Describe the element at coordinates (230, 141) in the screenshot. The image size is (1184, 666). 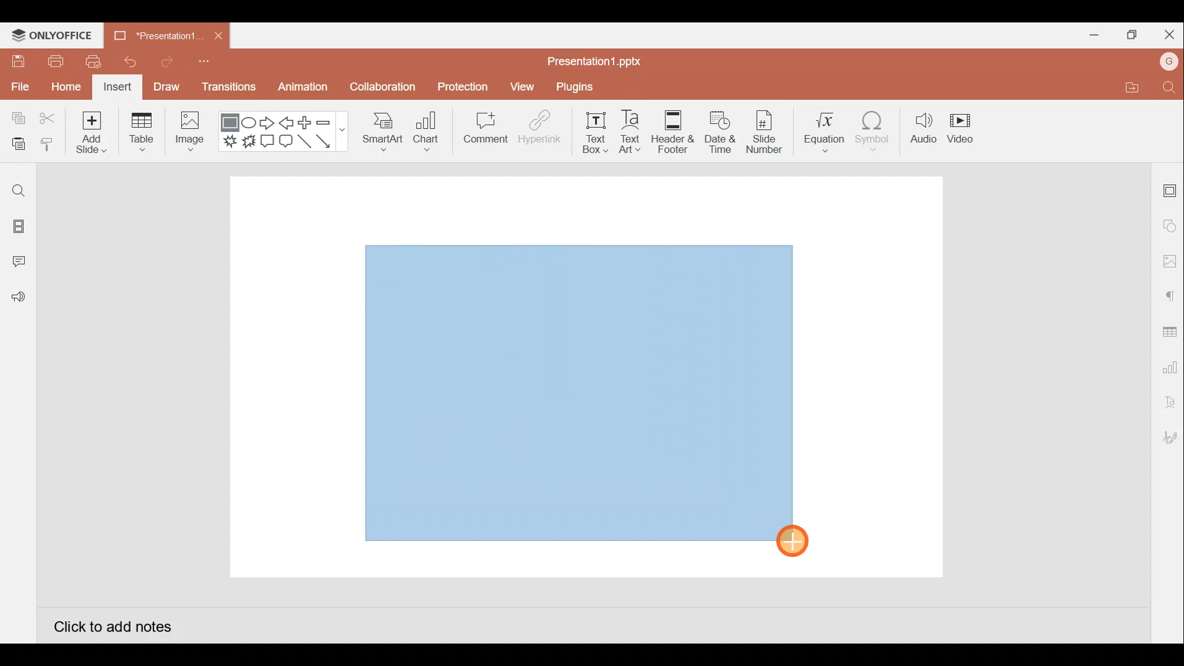
I see `Explosion 1` at that location.